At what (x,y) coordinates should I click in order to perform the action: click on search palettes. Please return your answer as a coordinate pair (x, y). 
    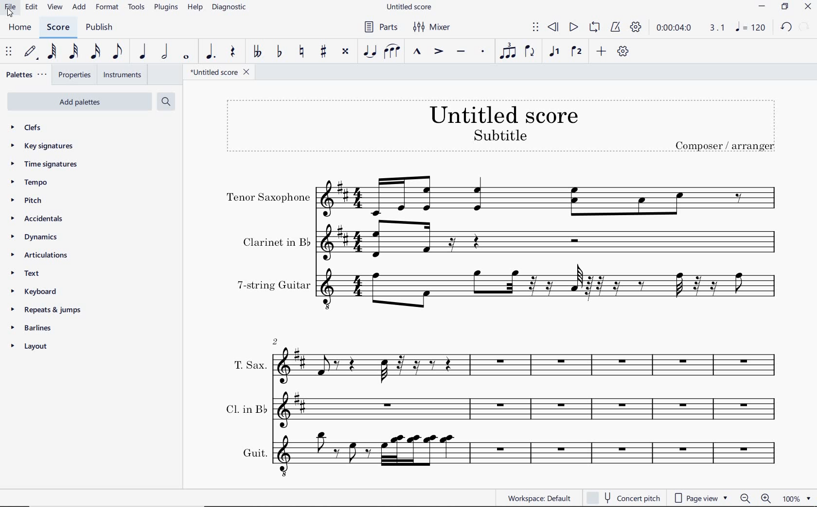
    Looking at the image, I should click on (165, 101).